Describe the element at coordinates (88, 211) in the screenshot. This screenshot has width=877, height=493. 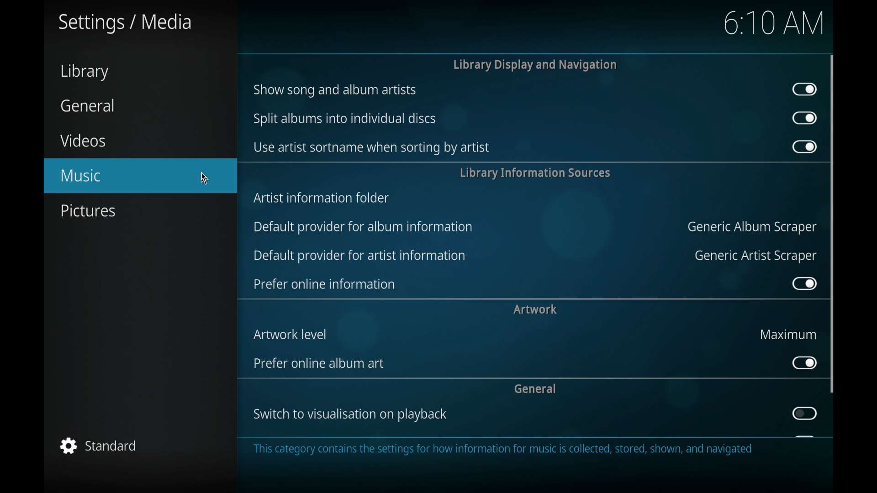
I see `pictures` at that location.